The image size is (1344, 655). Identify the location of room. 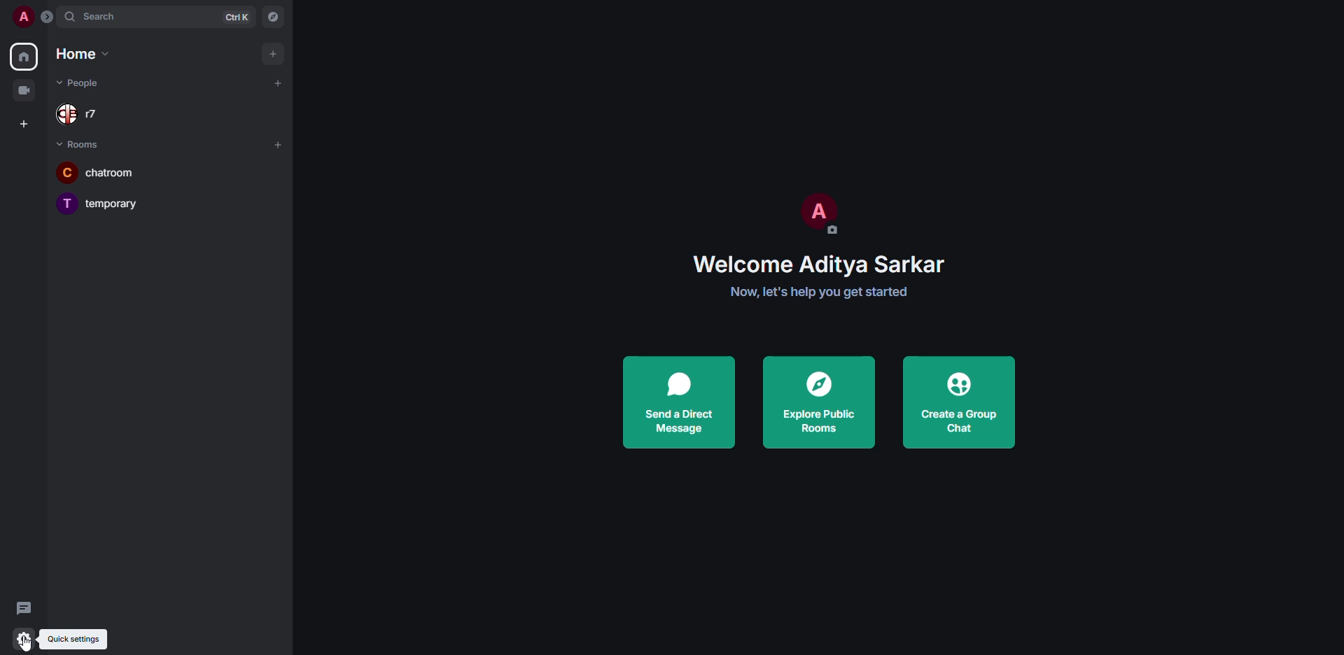
(107, 170).